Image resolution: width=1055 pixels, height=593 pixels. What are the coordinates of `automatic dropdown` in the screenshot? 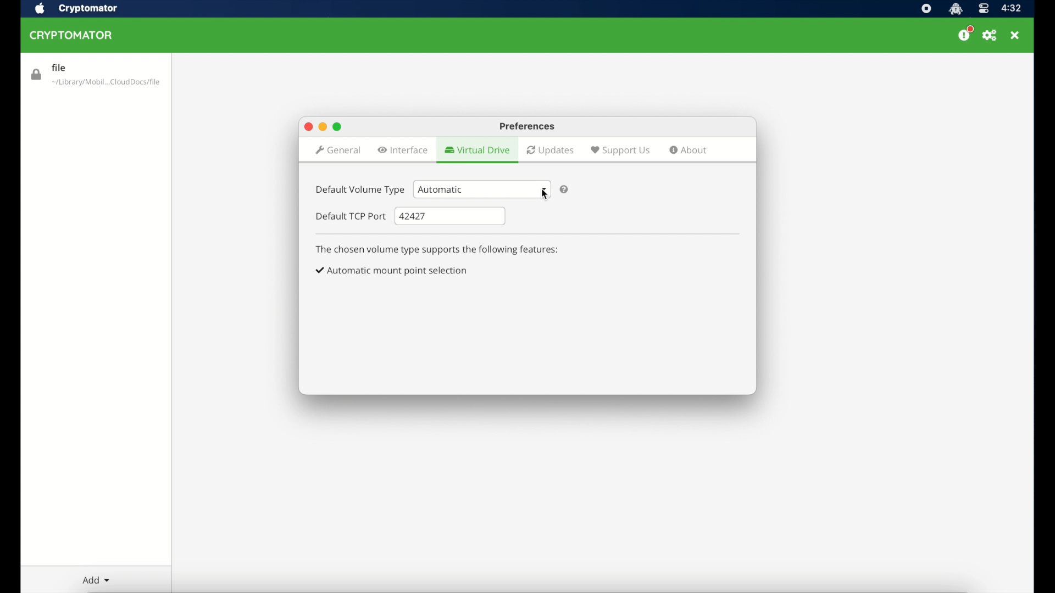 It's located at (480, 188).